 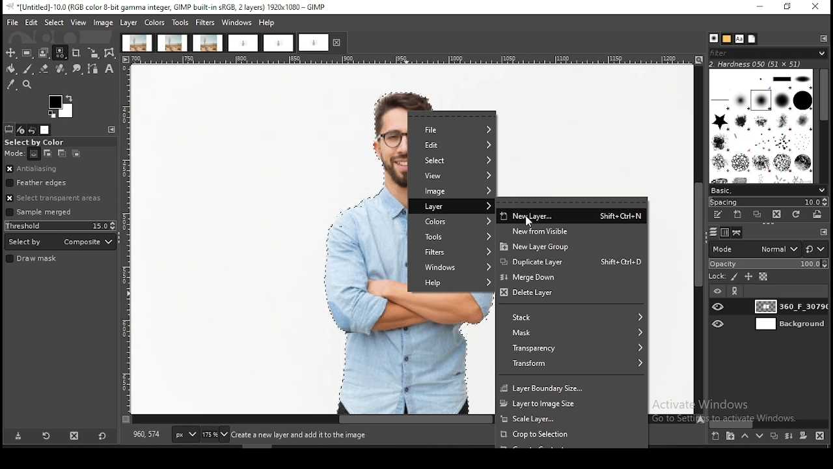 I want to click on device status, so click(x=21, y=130).